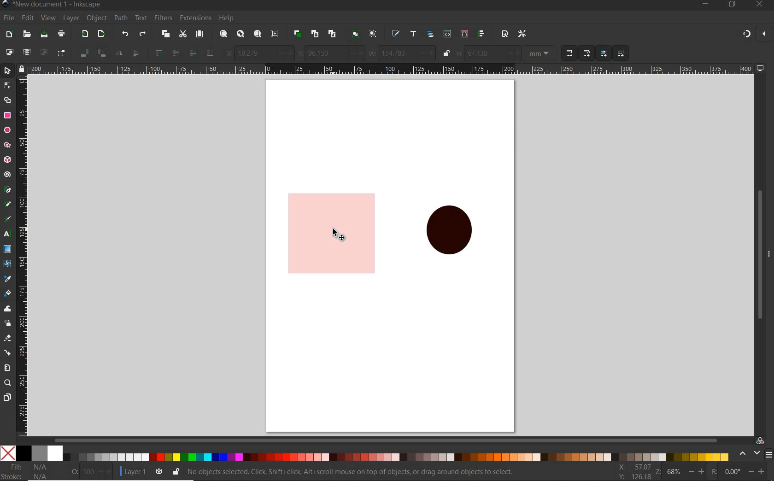  I want to click on CURSOR, so click(338, 234).